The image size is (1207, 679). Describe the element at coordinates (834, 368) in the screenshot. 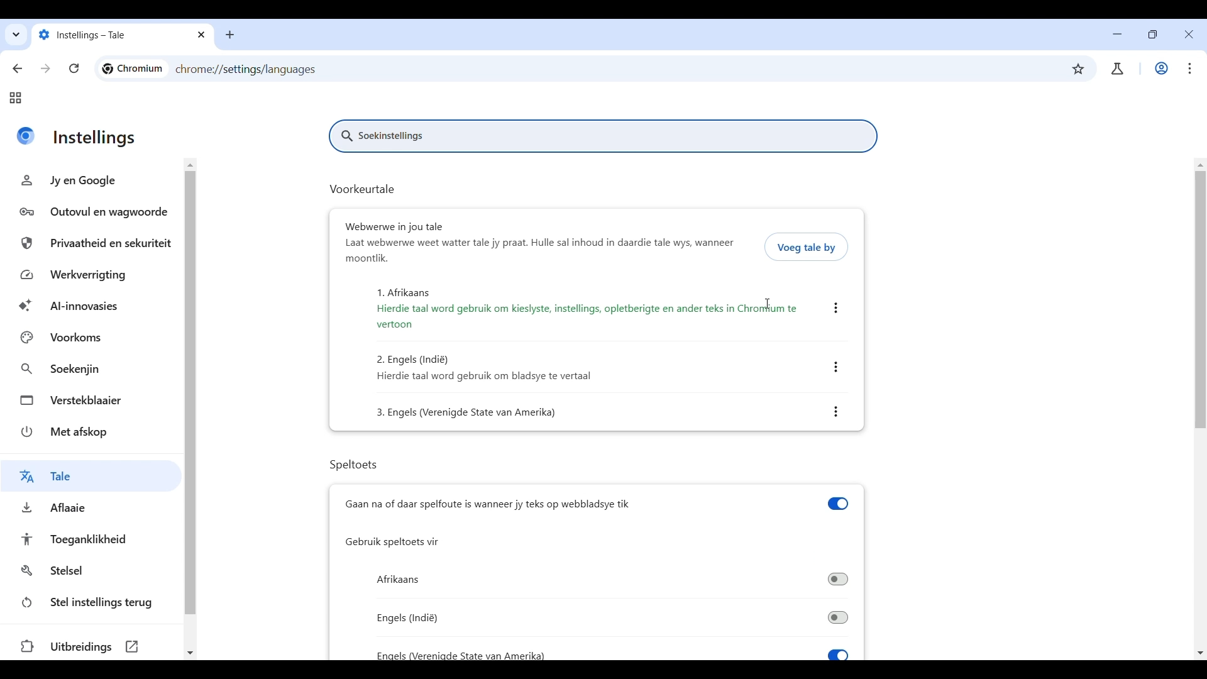

I see `more actions` at that location.